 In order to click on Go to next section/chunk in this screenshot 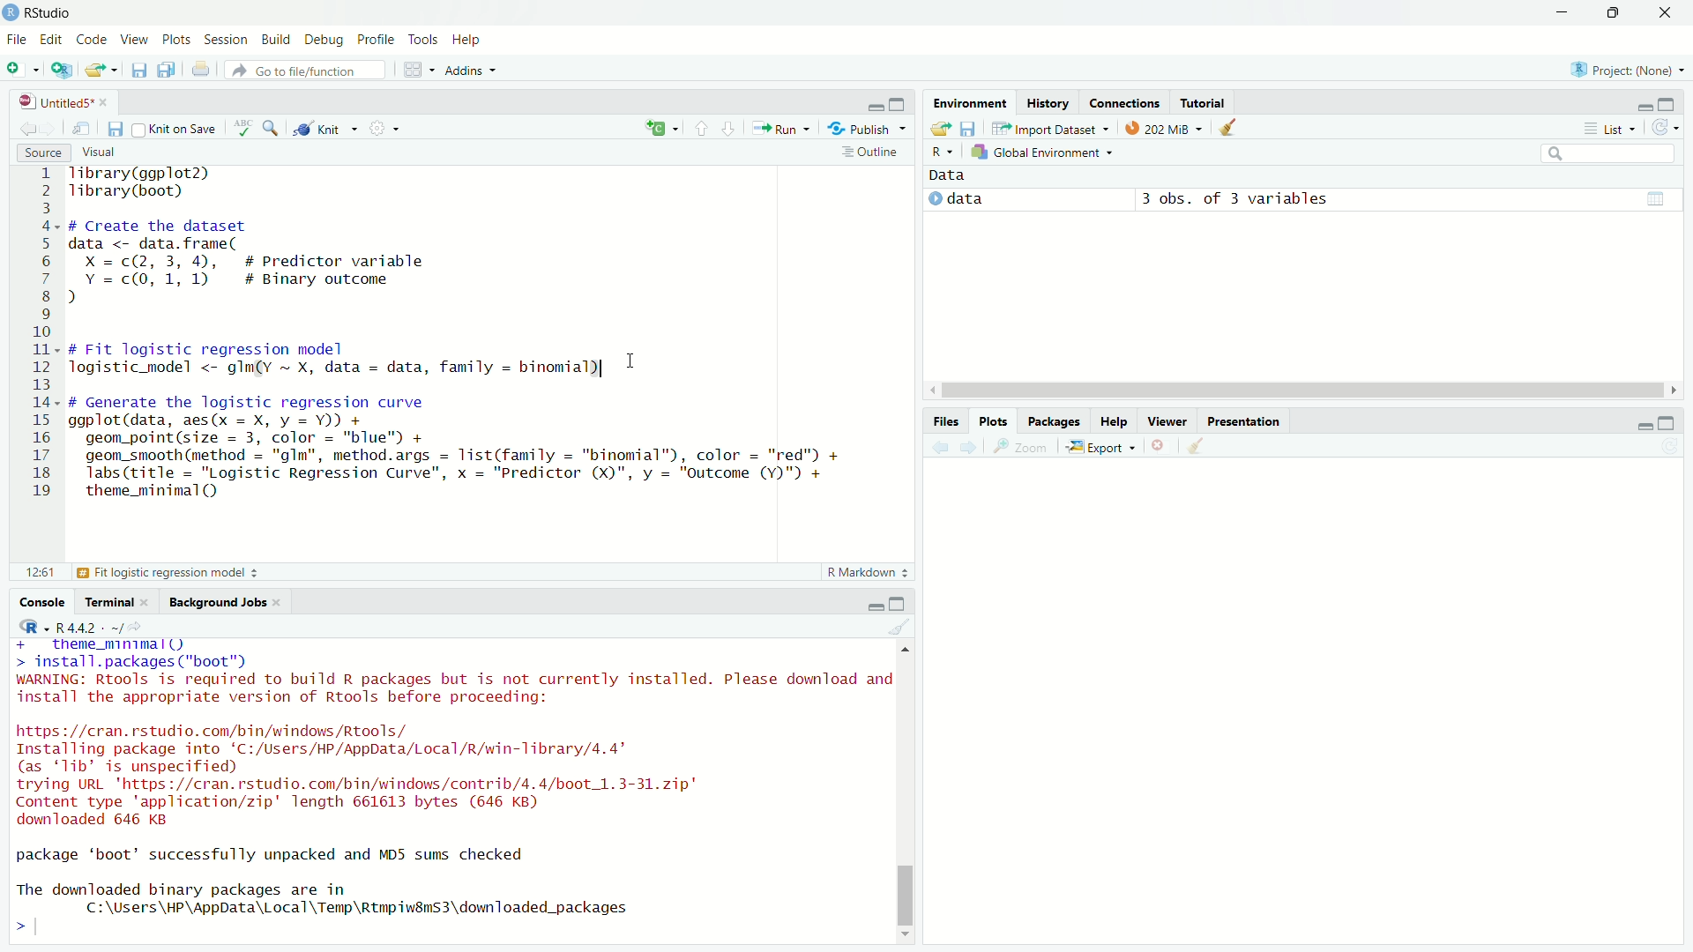, I will do `click(729, 129)`.